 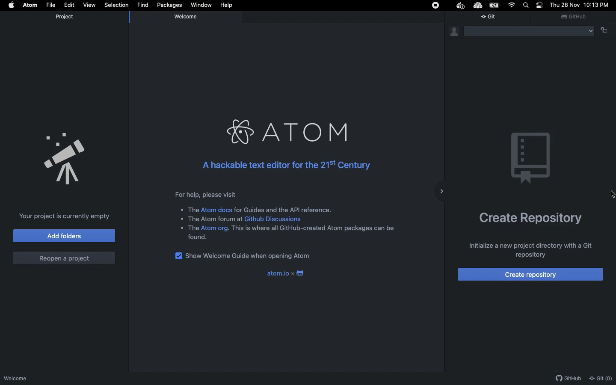 What do you see at coordinates (68, 18) in the screenshot?
I see `Project` at bounding box center [68, 18].